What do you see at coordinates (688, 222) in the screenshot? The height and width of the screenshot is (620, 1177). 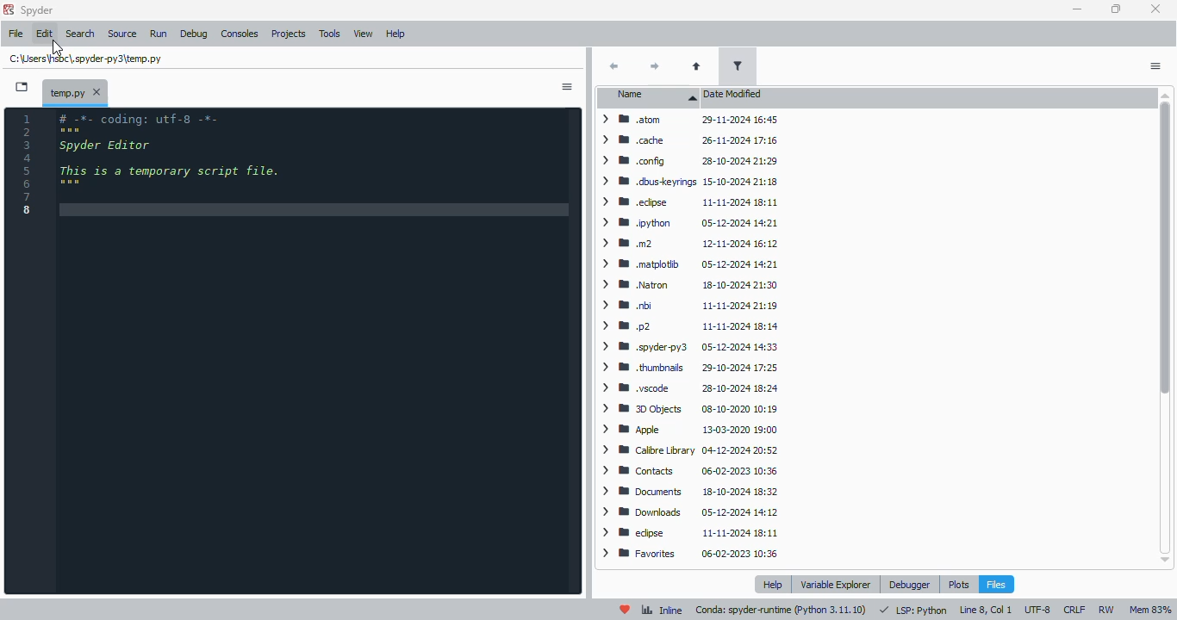 I see `> BW python 05-12-2024 14:21` at bounding box center [688, 222].